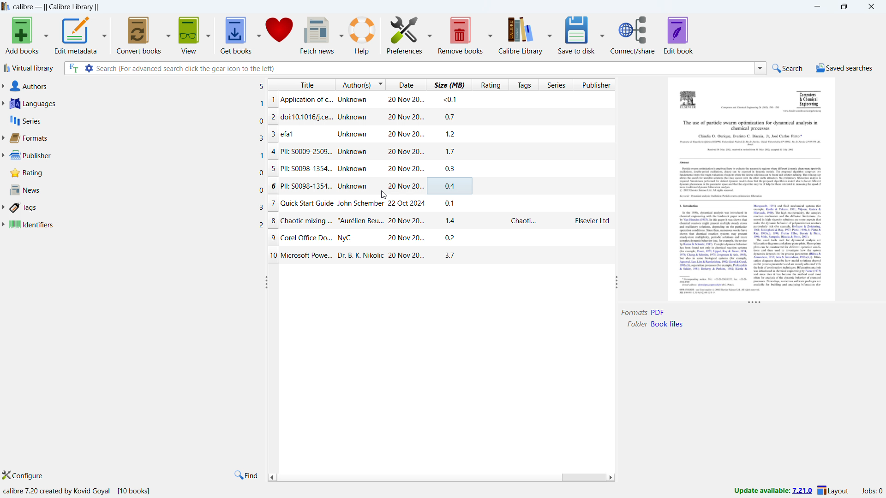 Image resolution: width=886 pixels, height=498 pixels. Describe the element at coordinates (577, 35) in the screenshot. I see `save to disk` at that location.